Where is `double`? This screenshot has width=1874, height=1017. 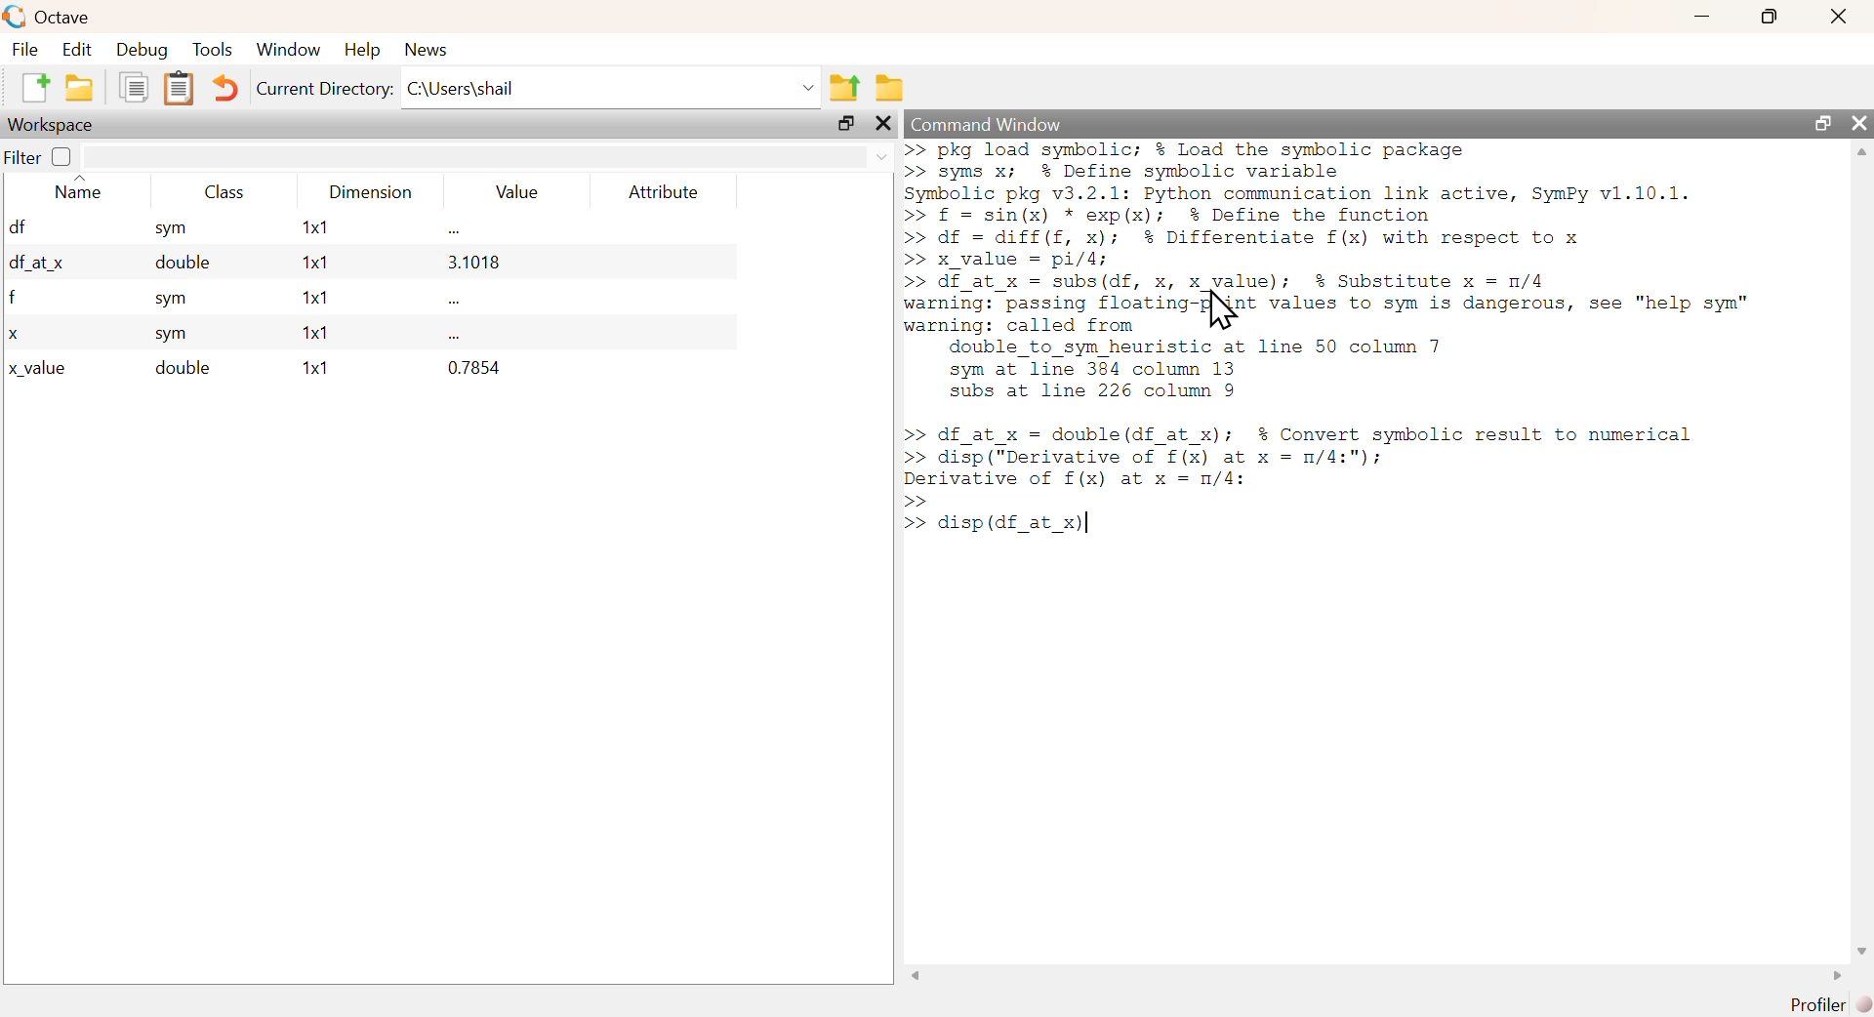 double is located at coordinates (175, 265).